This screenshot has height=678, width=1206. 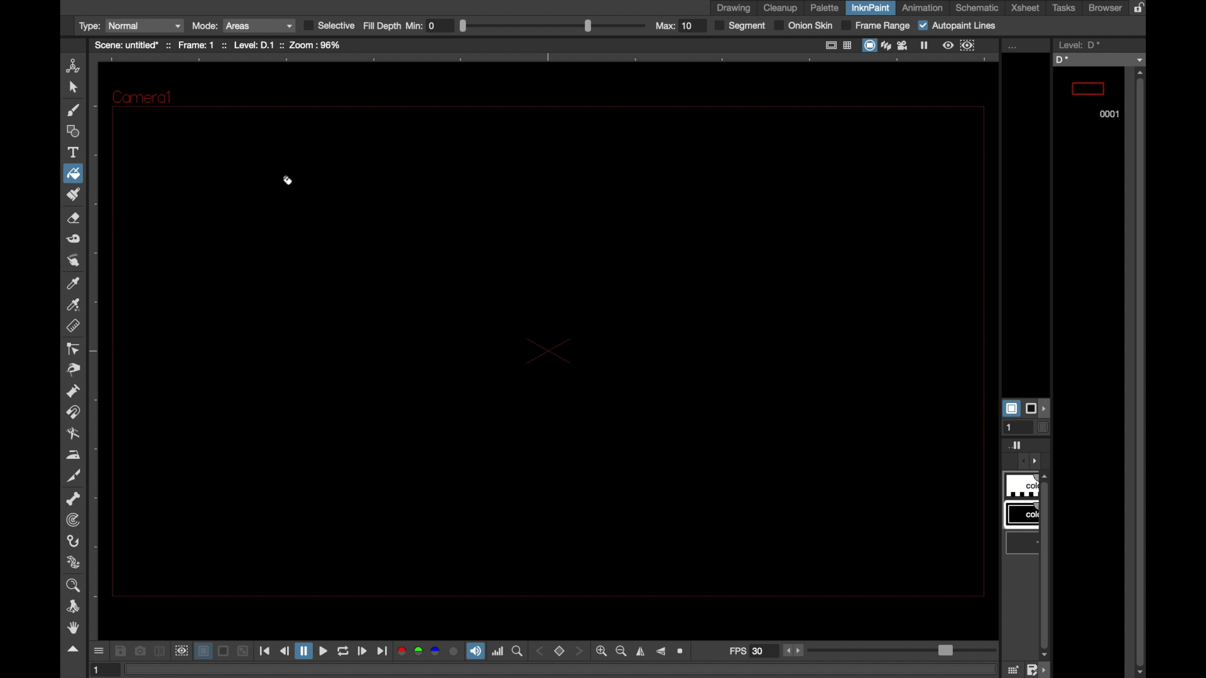 What do you see at coordinates (72, 88) in the screenshot?
I see `selection tool` at bounding box center [72, 88].